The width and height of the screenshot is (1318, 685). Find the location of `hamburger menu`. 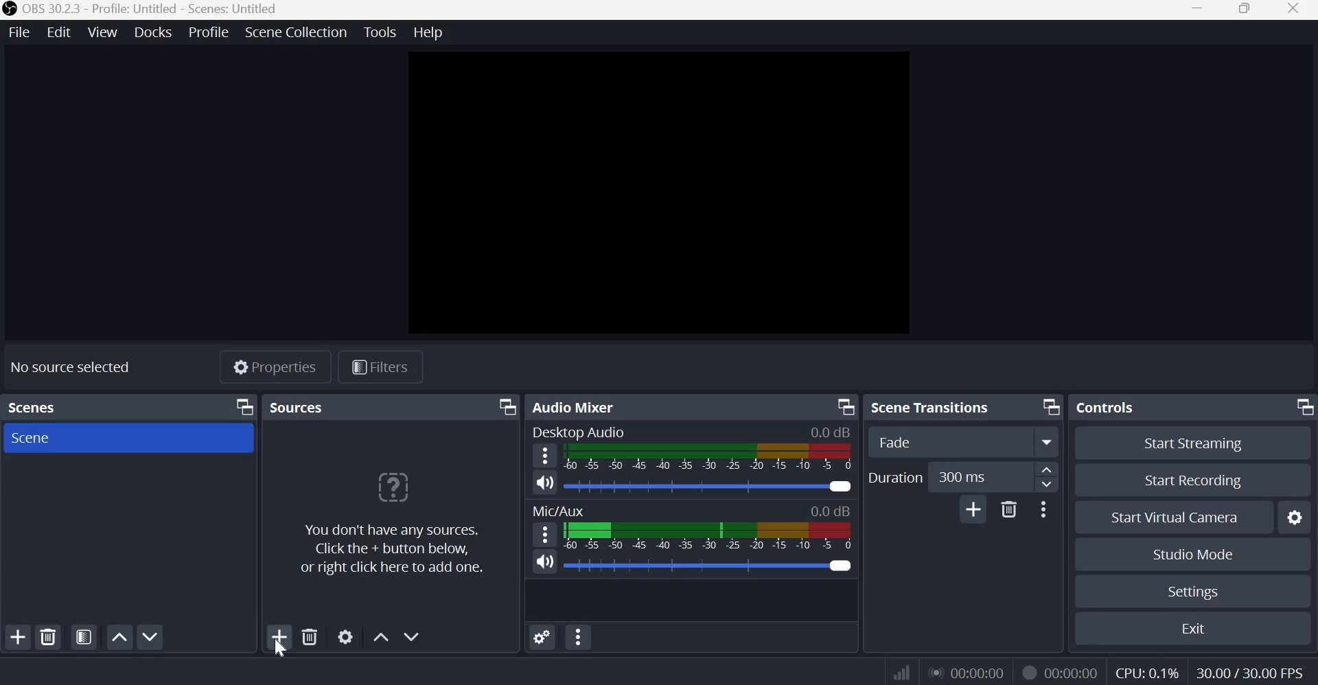

hamburger menu is located at coordinates (544, 456).